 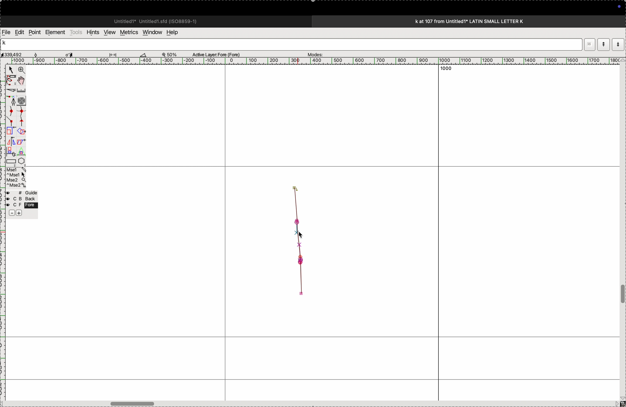 I want to click on fountain pen, so click(x=13, y=101).